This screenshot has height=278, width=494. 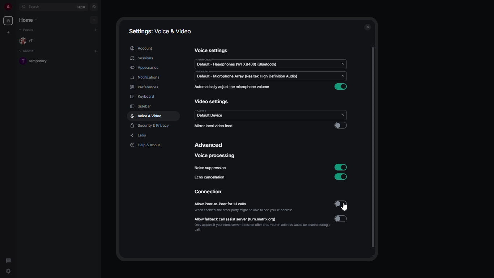 I want to click on help & about, so click(x=145, y=145).